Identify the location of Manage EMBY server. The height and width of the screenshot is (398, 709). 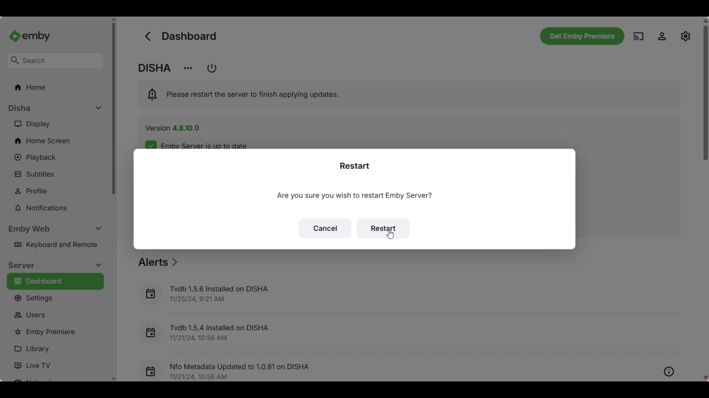
(686, 36).